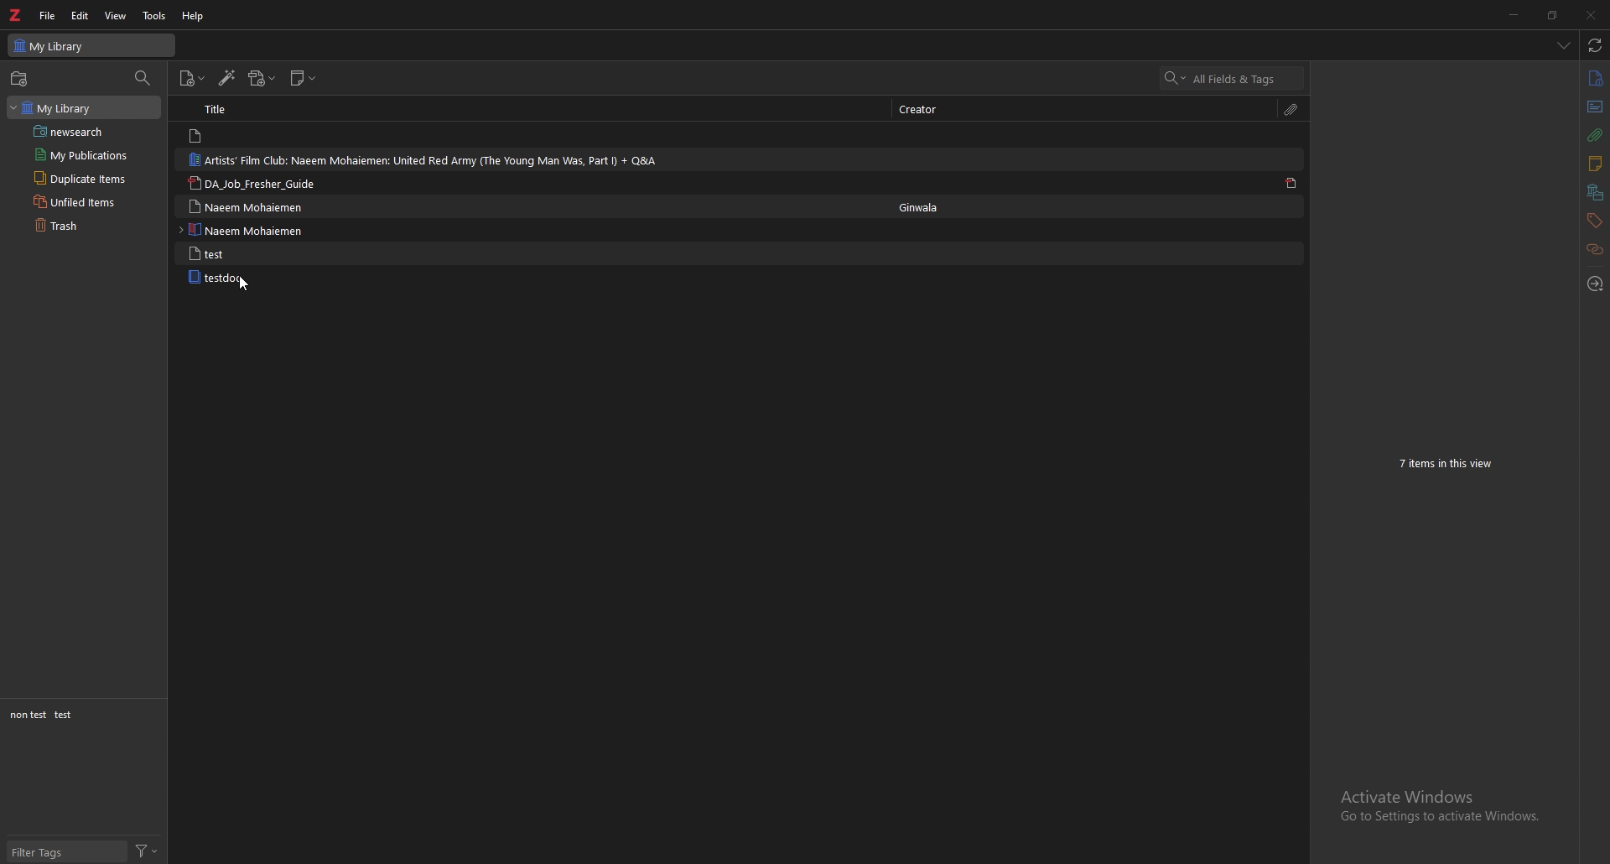 The image size is (1610, 864). I want to click on title, so click(227, 110).